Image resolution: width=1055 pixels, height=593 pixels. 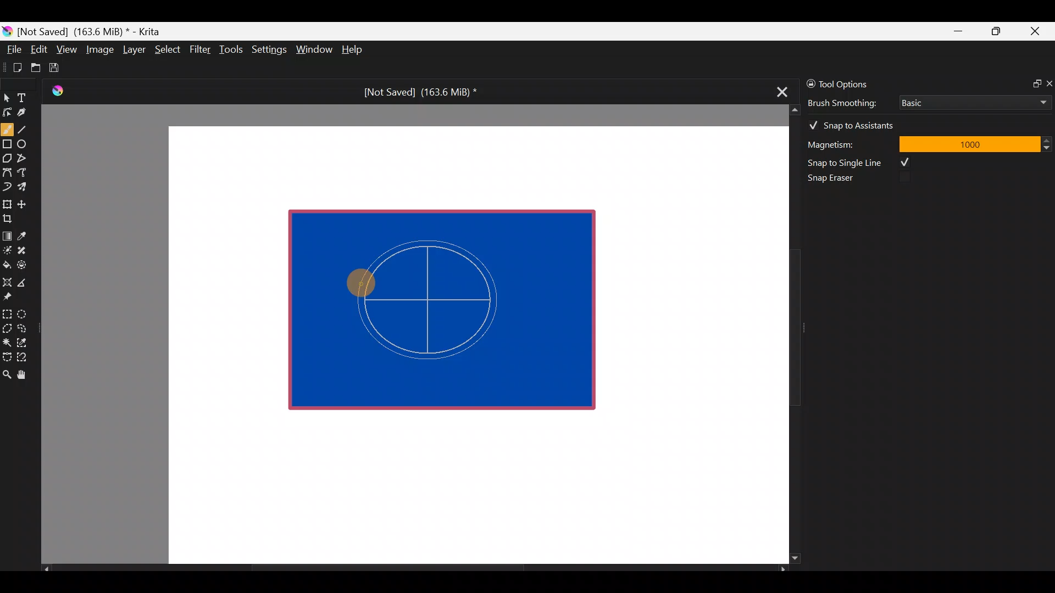 What do you see at coordinates (201, 49) in the screenshot?
I see `Filter` at bounding box center [201, 49].